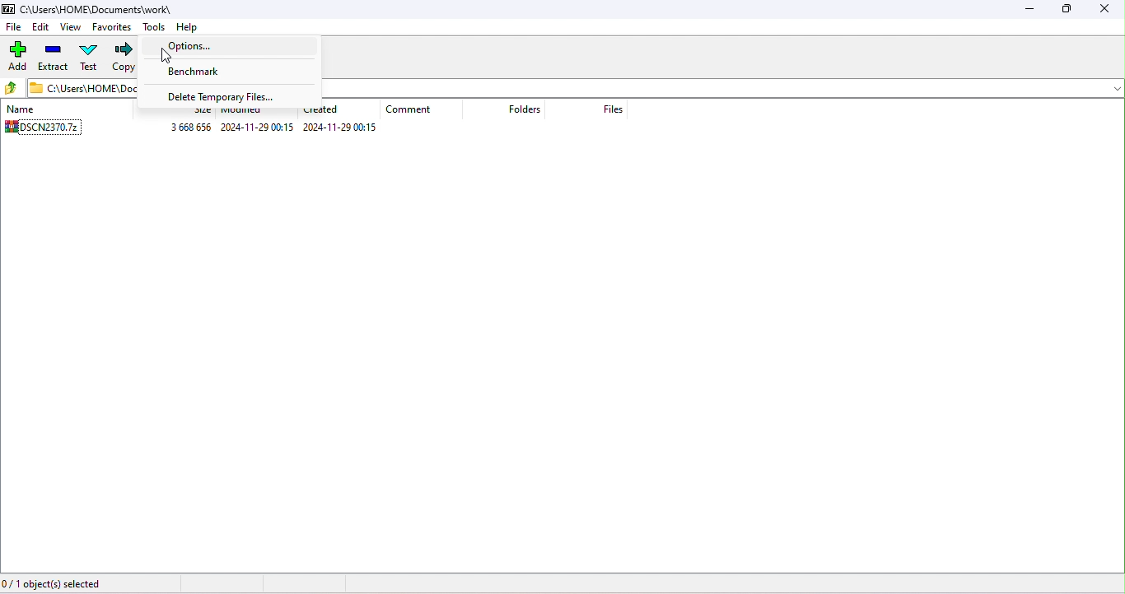  Describe the element at coordinates (169, 58) in the screenshot. I see `cursor` at that location.